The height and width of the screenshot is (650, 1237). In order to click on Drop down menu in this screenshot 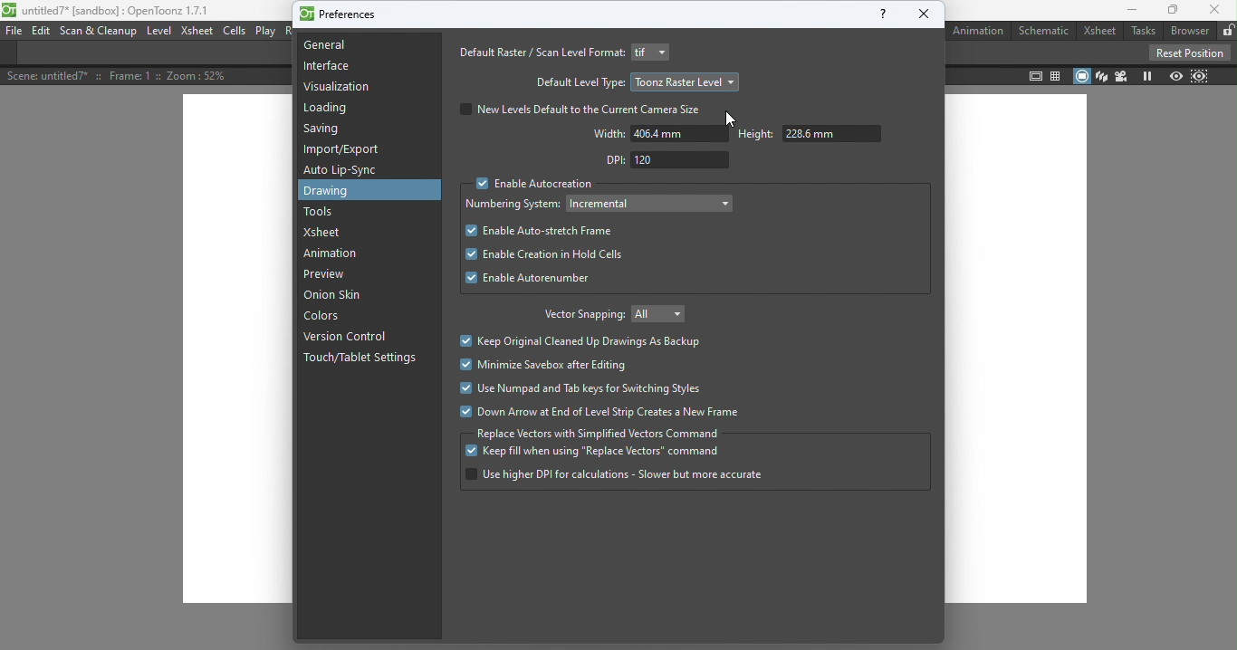, I will do `click(686, 83)`.